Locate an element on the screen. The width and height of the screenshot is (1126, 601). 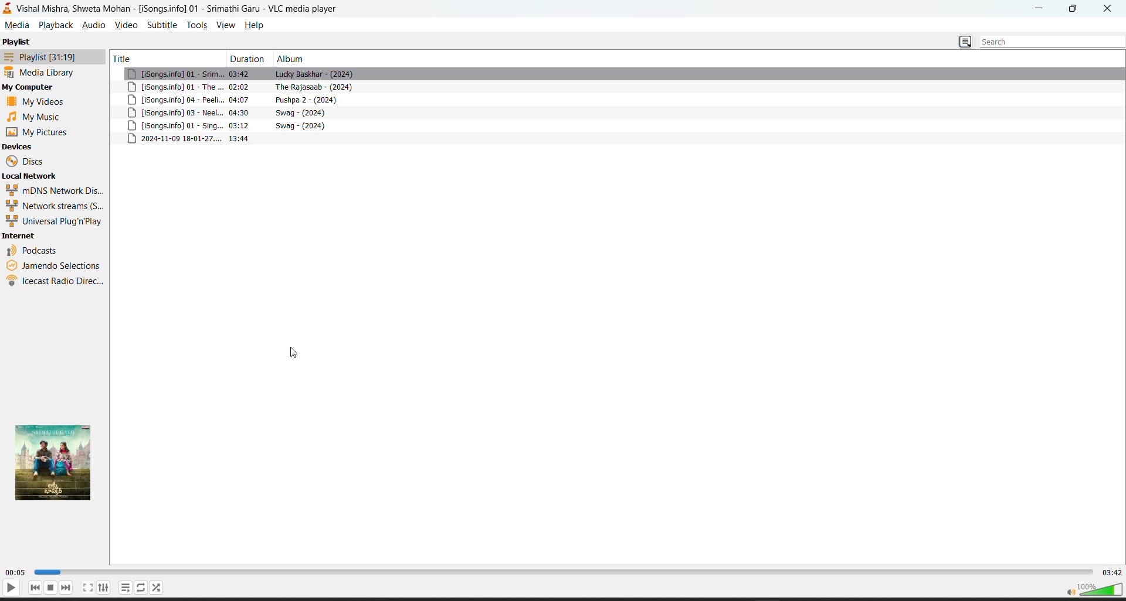
my videos is located at coordinates (38, 102).